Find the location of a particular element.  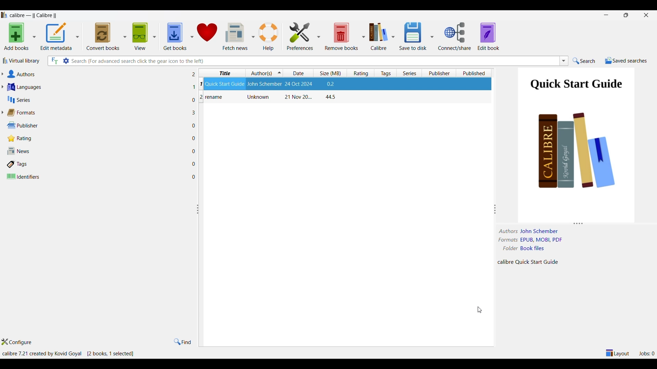

Close interface is located at coordinates (646, 15).